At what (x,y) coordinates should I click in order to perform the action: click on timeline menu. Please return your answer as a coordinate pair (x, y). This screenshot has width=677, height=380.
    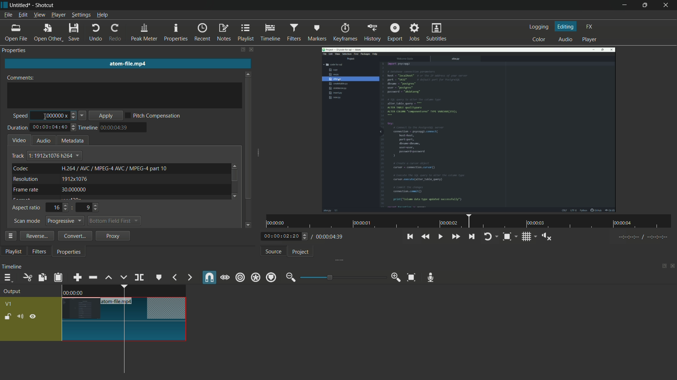
    Looking at the image, I should click on (10, 278).